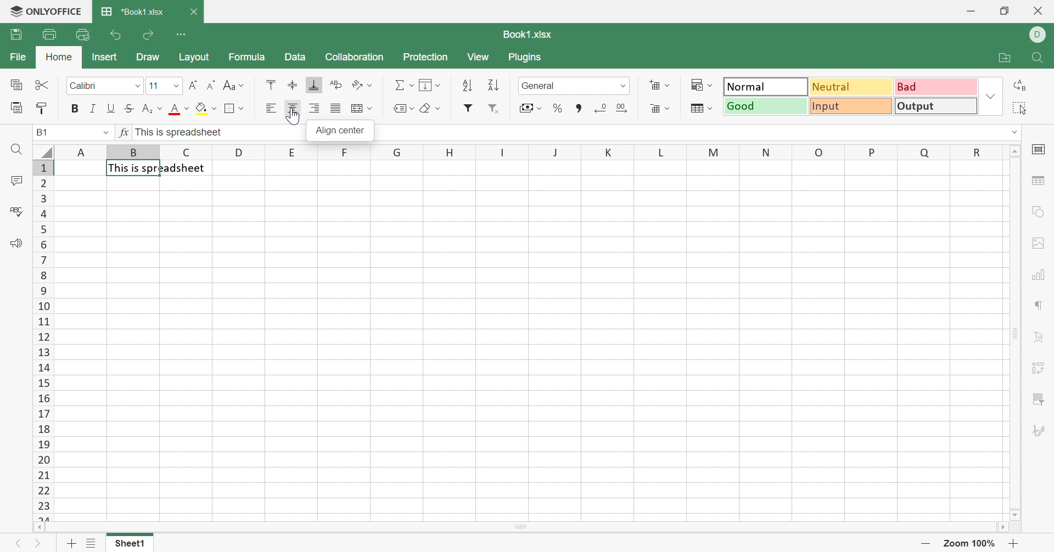 This screenshot has width=1054, height=552. What do you see at coordinates (104, 132) in the screenshot?
I see `Drop Down` at bounding box center [104, 132].